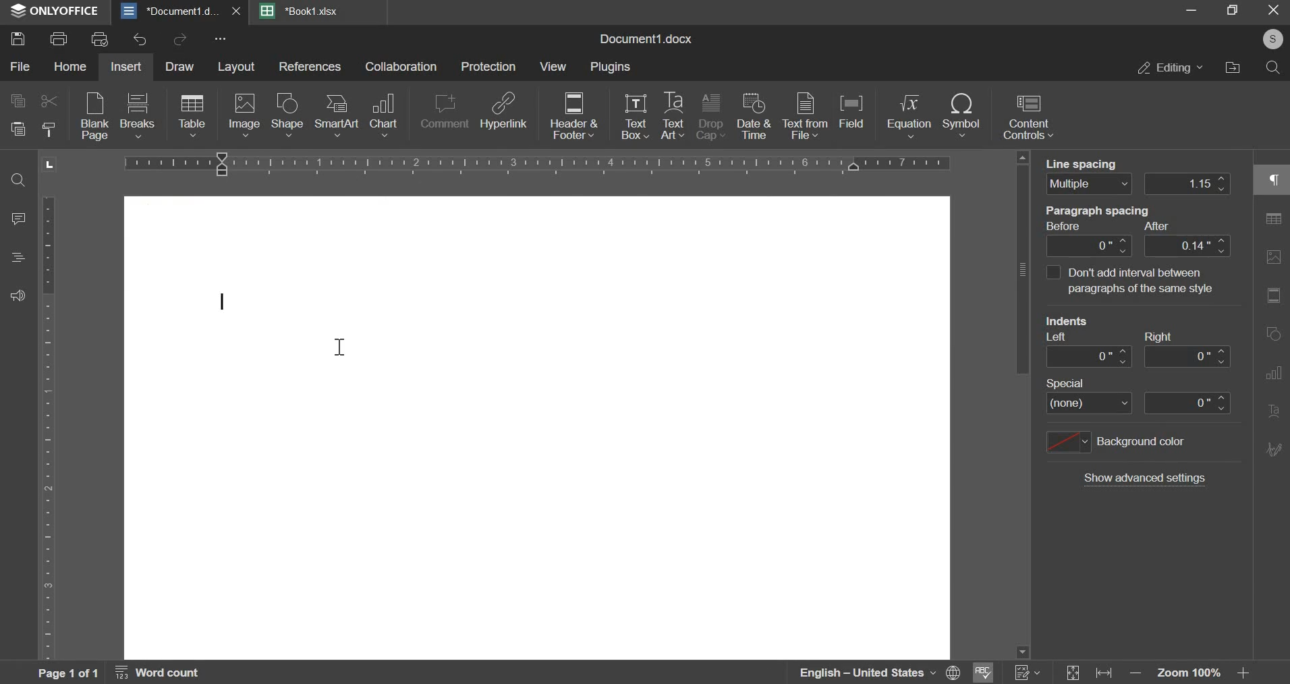 The width and height of the screenshot is (1290, 684). Describe the element at coordinates (1082, 161) in the screenshot. I see `Line spacing label` at that location.